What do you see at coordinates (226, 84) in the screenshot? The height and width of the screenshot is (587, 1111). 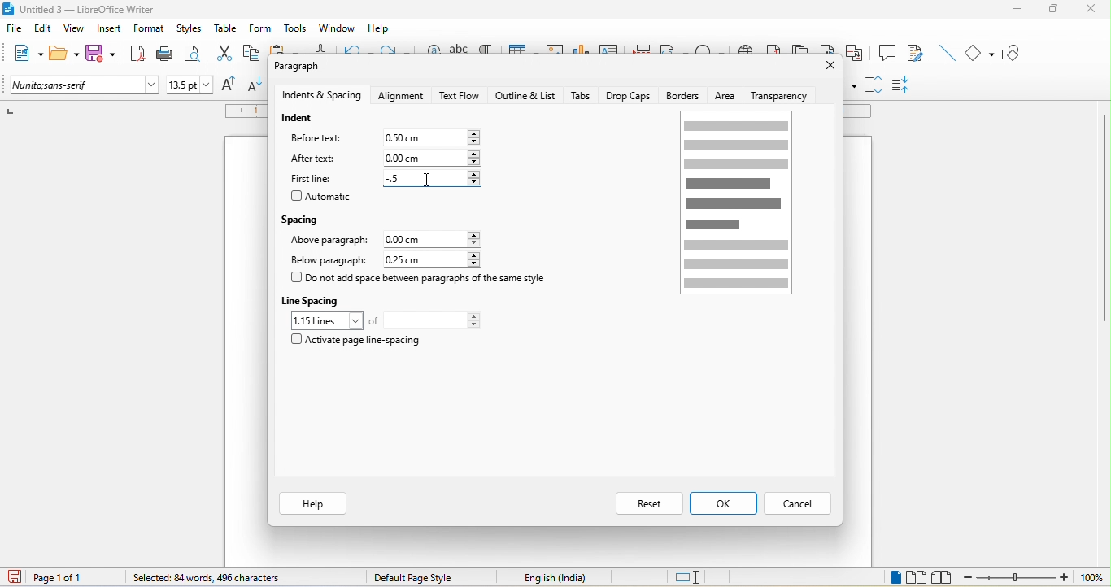 I see `increase size` at bounding box center [226, 84].